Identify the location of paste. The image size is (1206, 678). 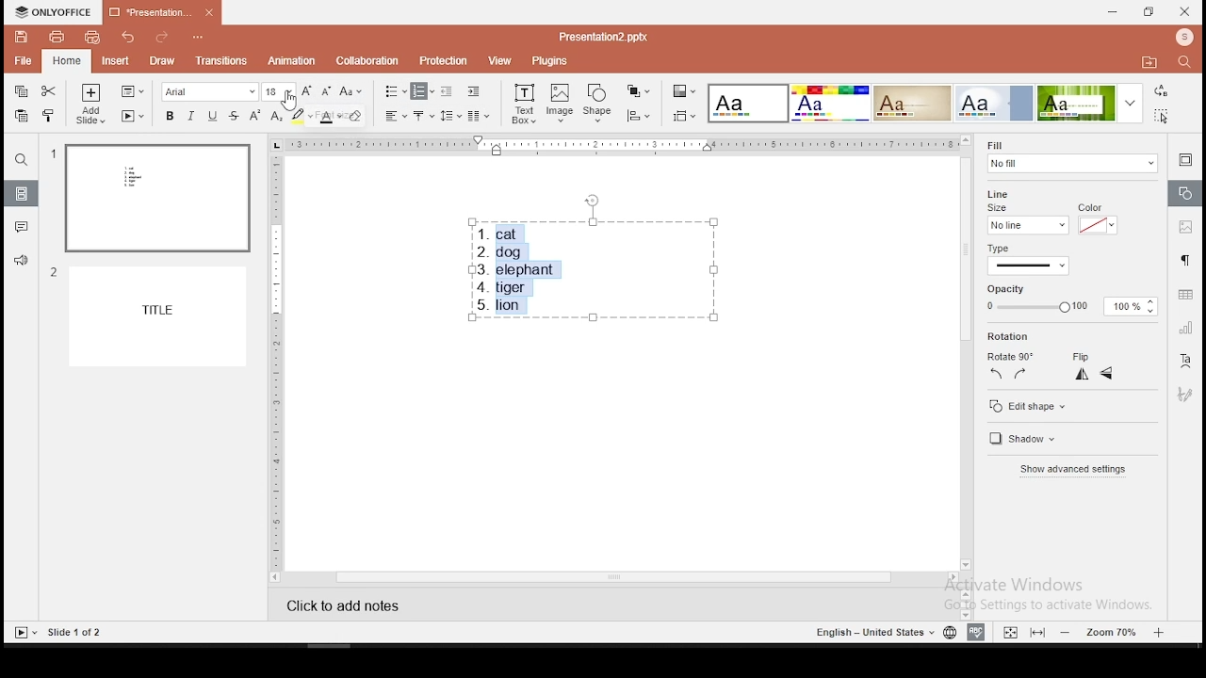
(21, 116).